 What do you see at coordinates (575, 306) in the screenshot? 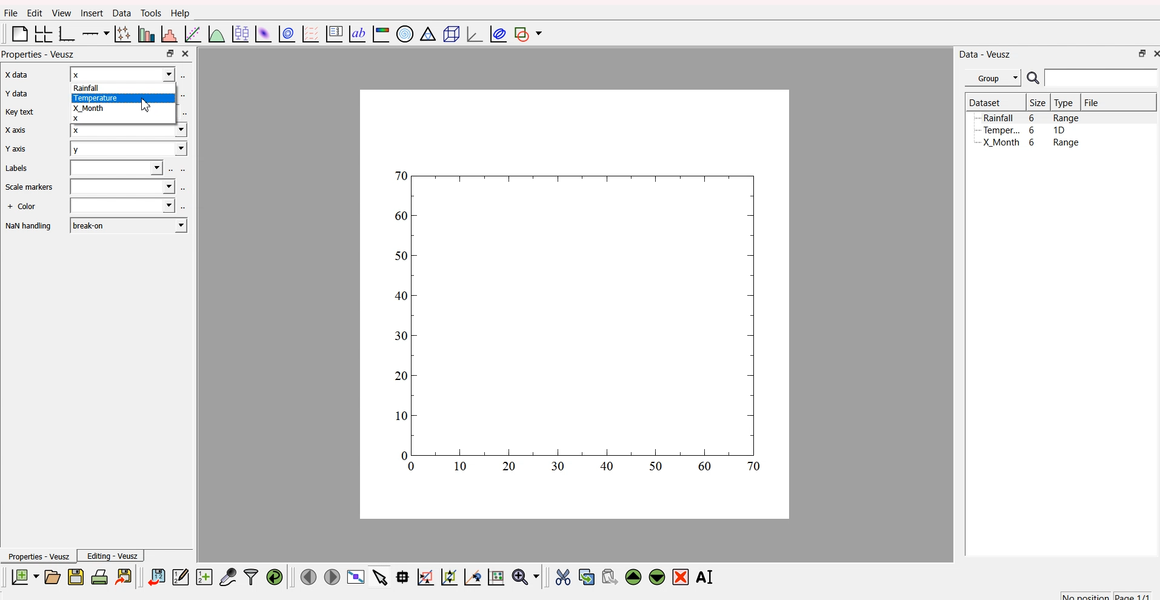
I see `canvas` at bounding box center [575, 306].